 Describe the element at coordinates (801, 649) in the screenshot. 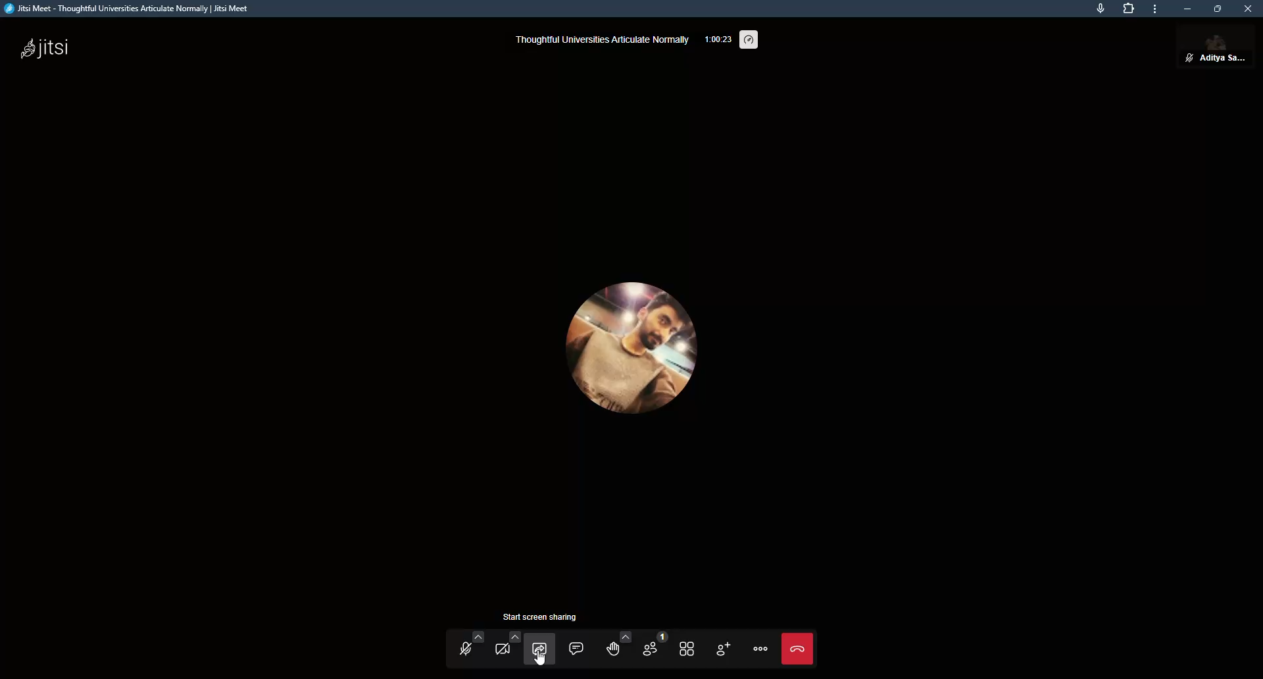

I see `end call` at that location.